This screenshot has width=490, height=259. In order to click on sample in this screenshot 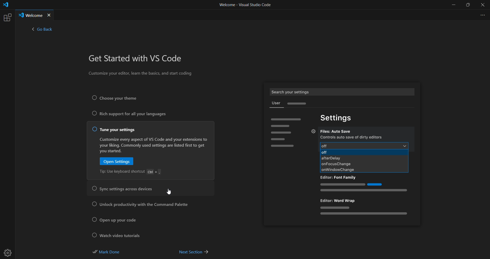, I will do `click(285, 133)`.